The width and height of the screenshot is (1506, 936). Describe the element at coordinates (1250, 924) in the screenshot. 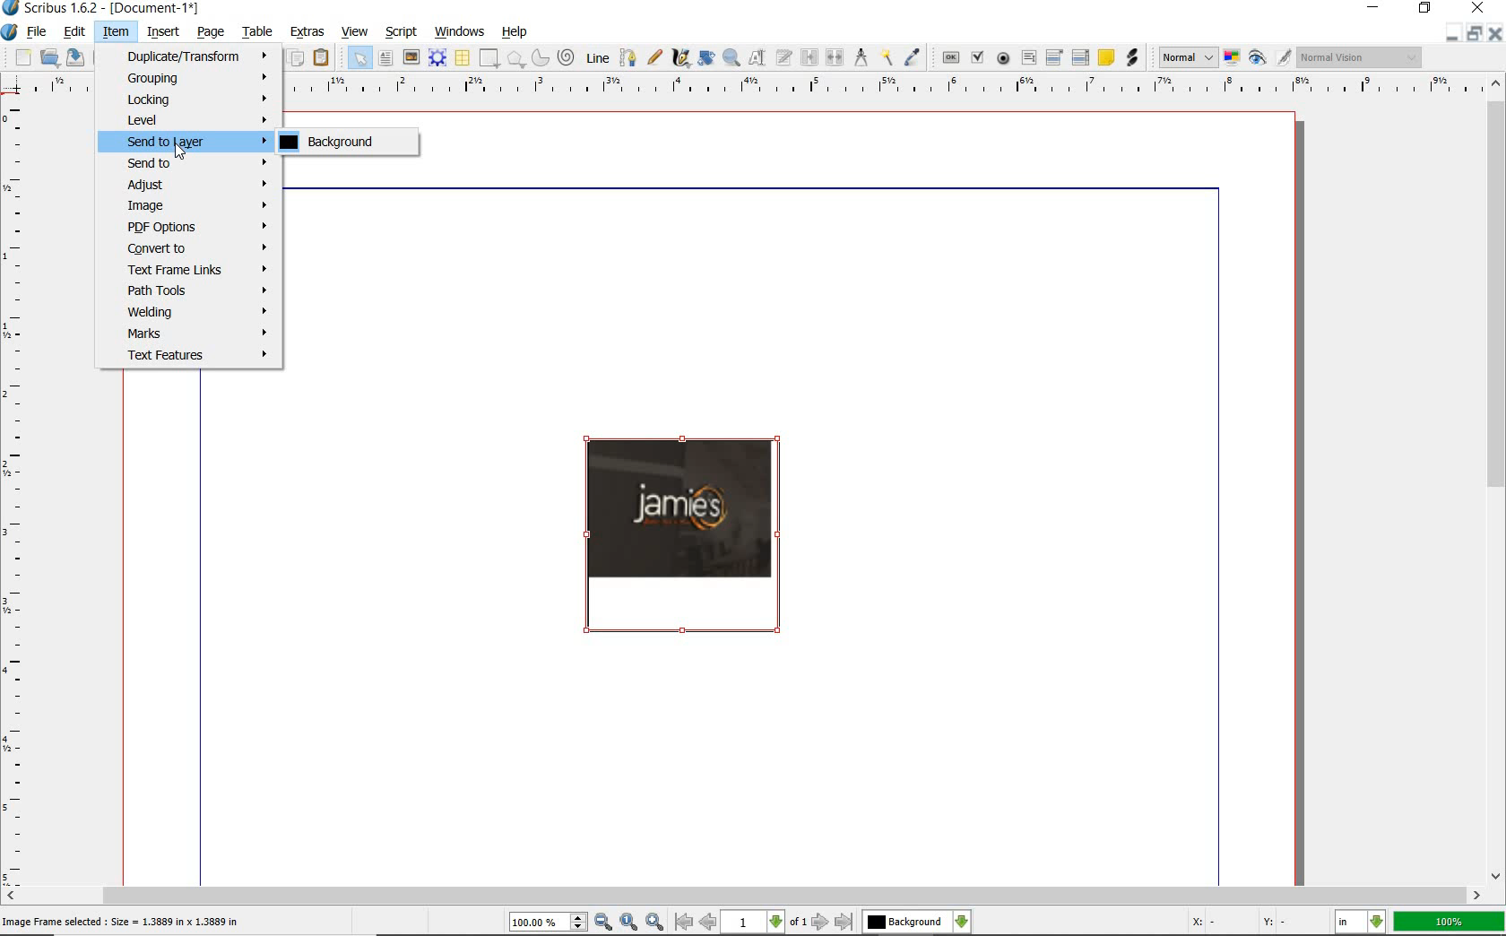

I see `Cursor Coordinates` at that location.